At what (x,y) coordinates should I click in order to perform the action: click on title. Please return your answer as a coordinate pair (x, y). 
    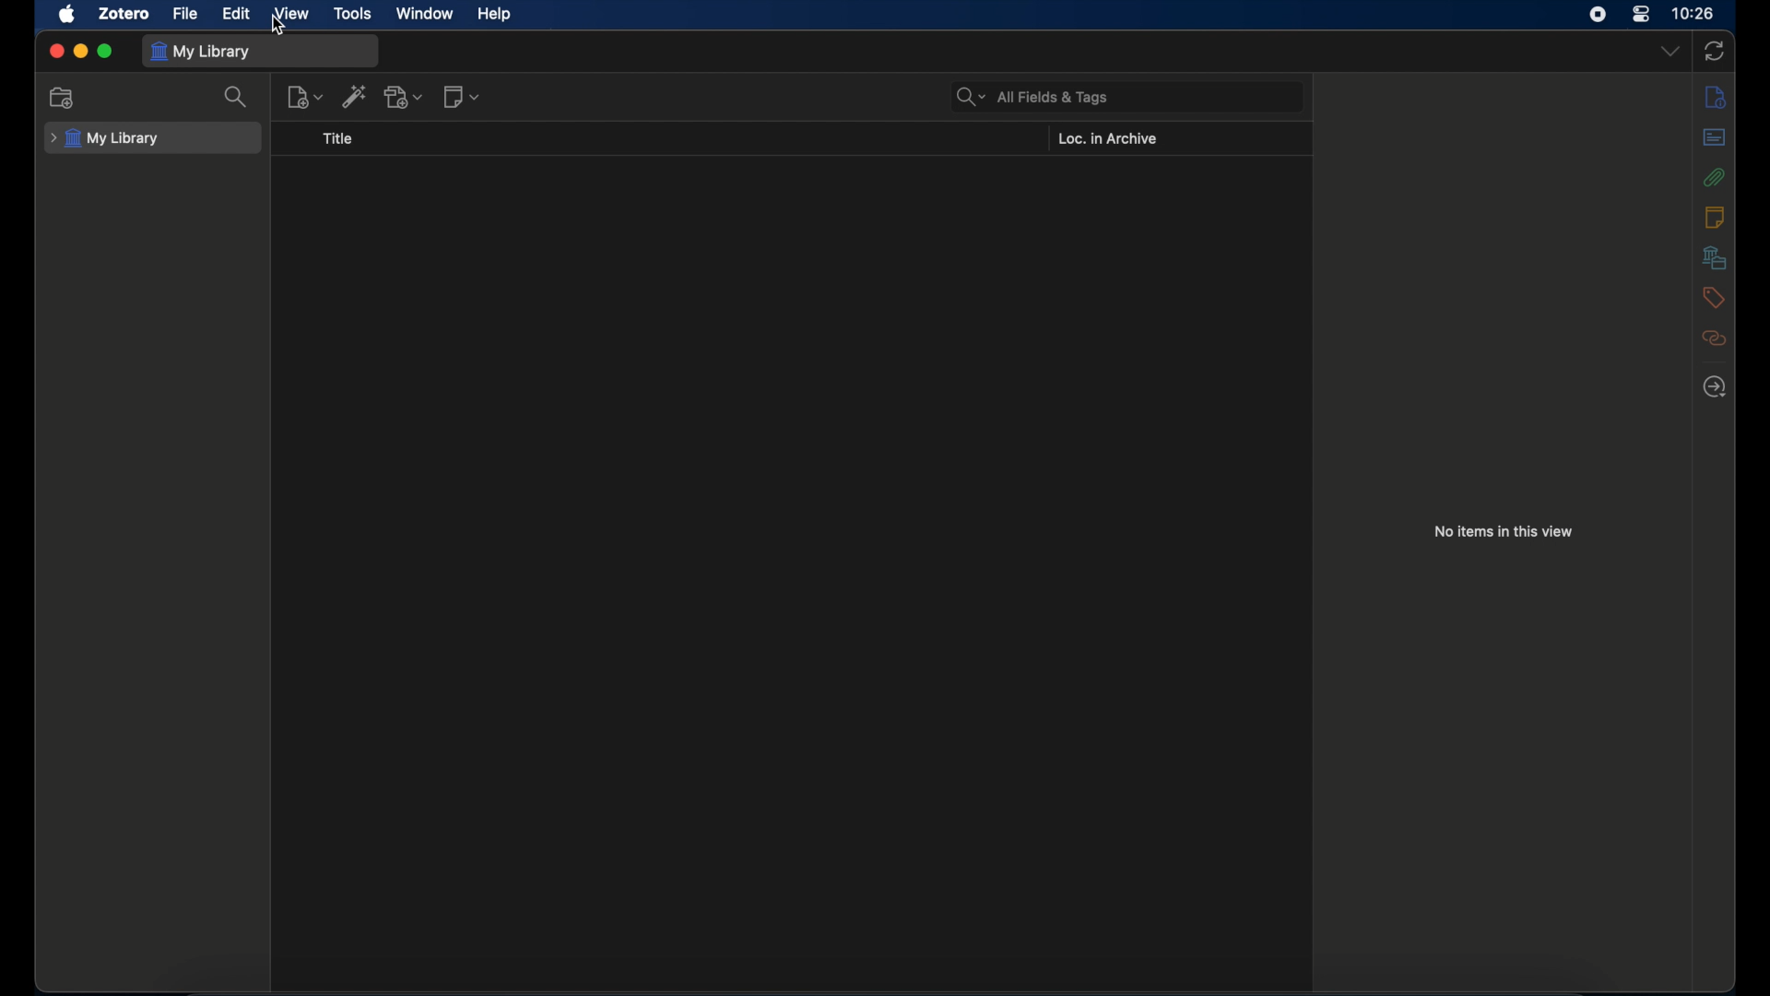
    Looking at the image, I should click on (338, 139).